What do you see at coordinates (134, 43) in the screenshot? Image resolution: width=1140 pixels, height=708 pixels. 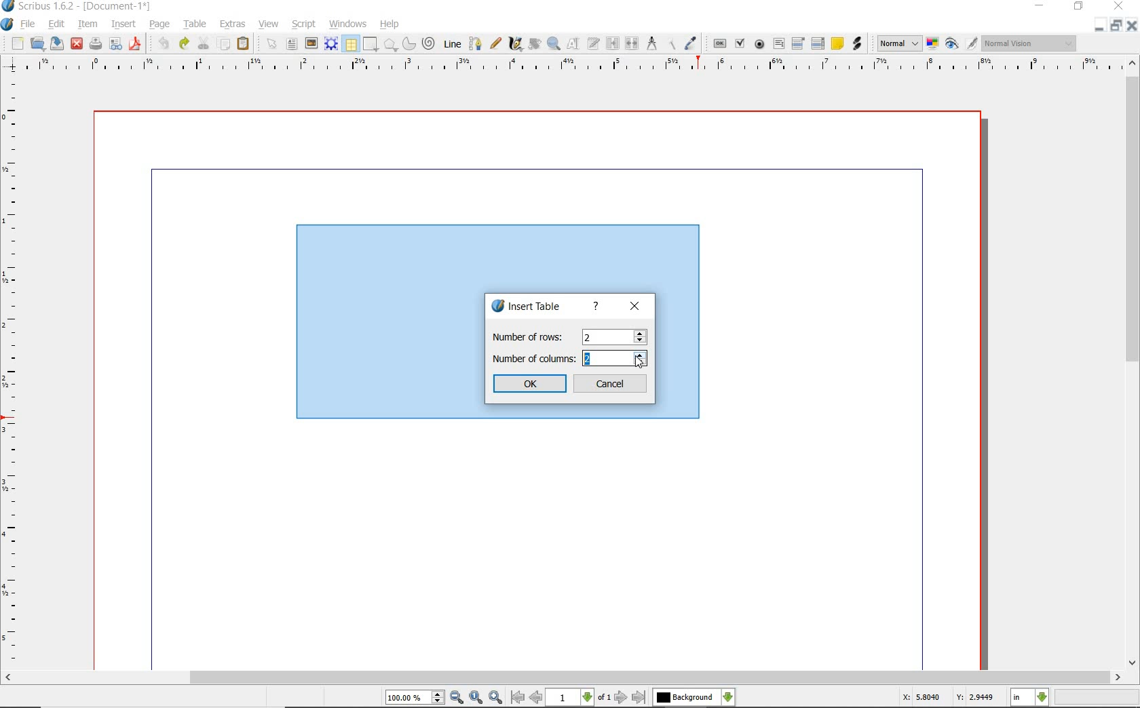 I see `save as pdf` at bounding box center [134, 43].